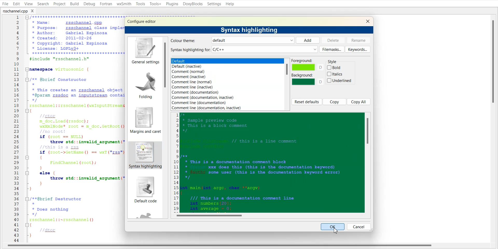  Describe the element at coordinates (334, 67) in the screenshot. I see `Bold` at that location.